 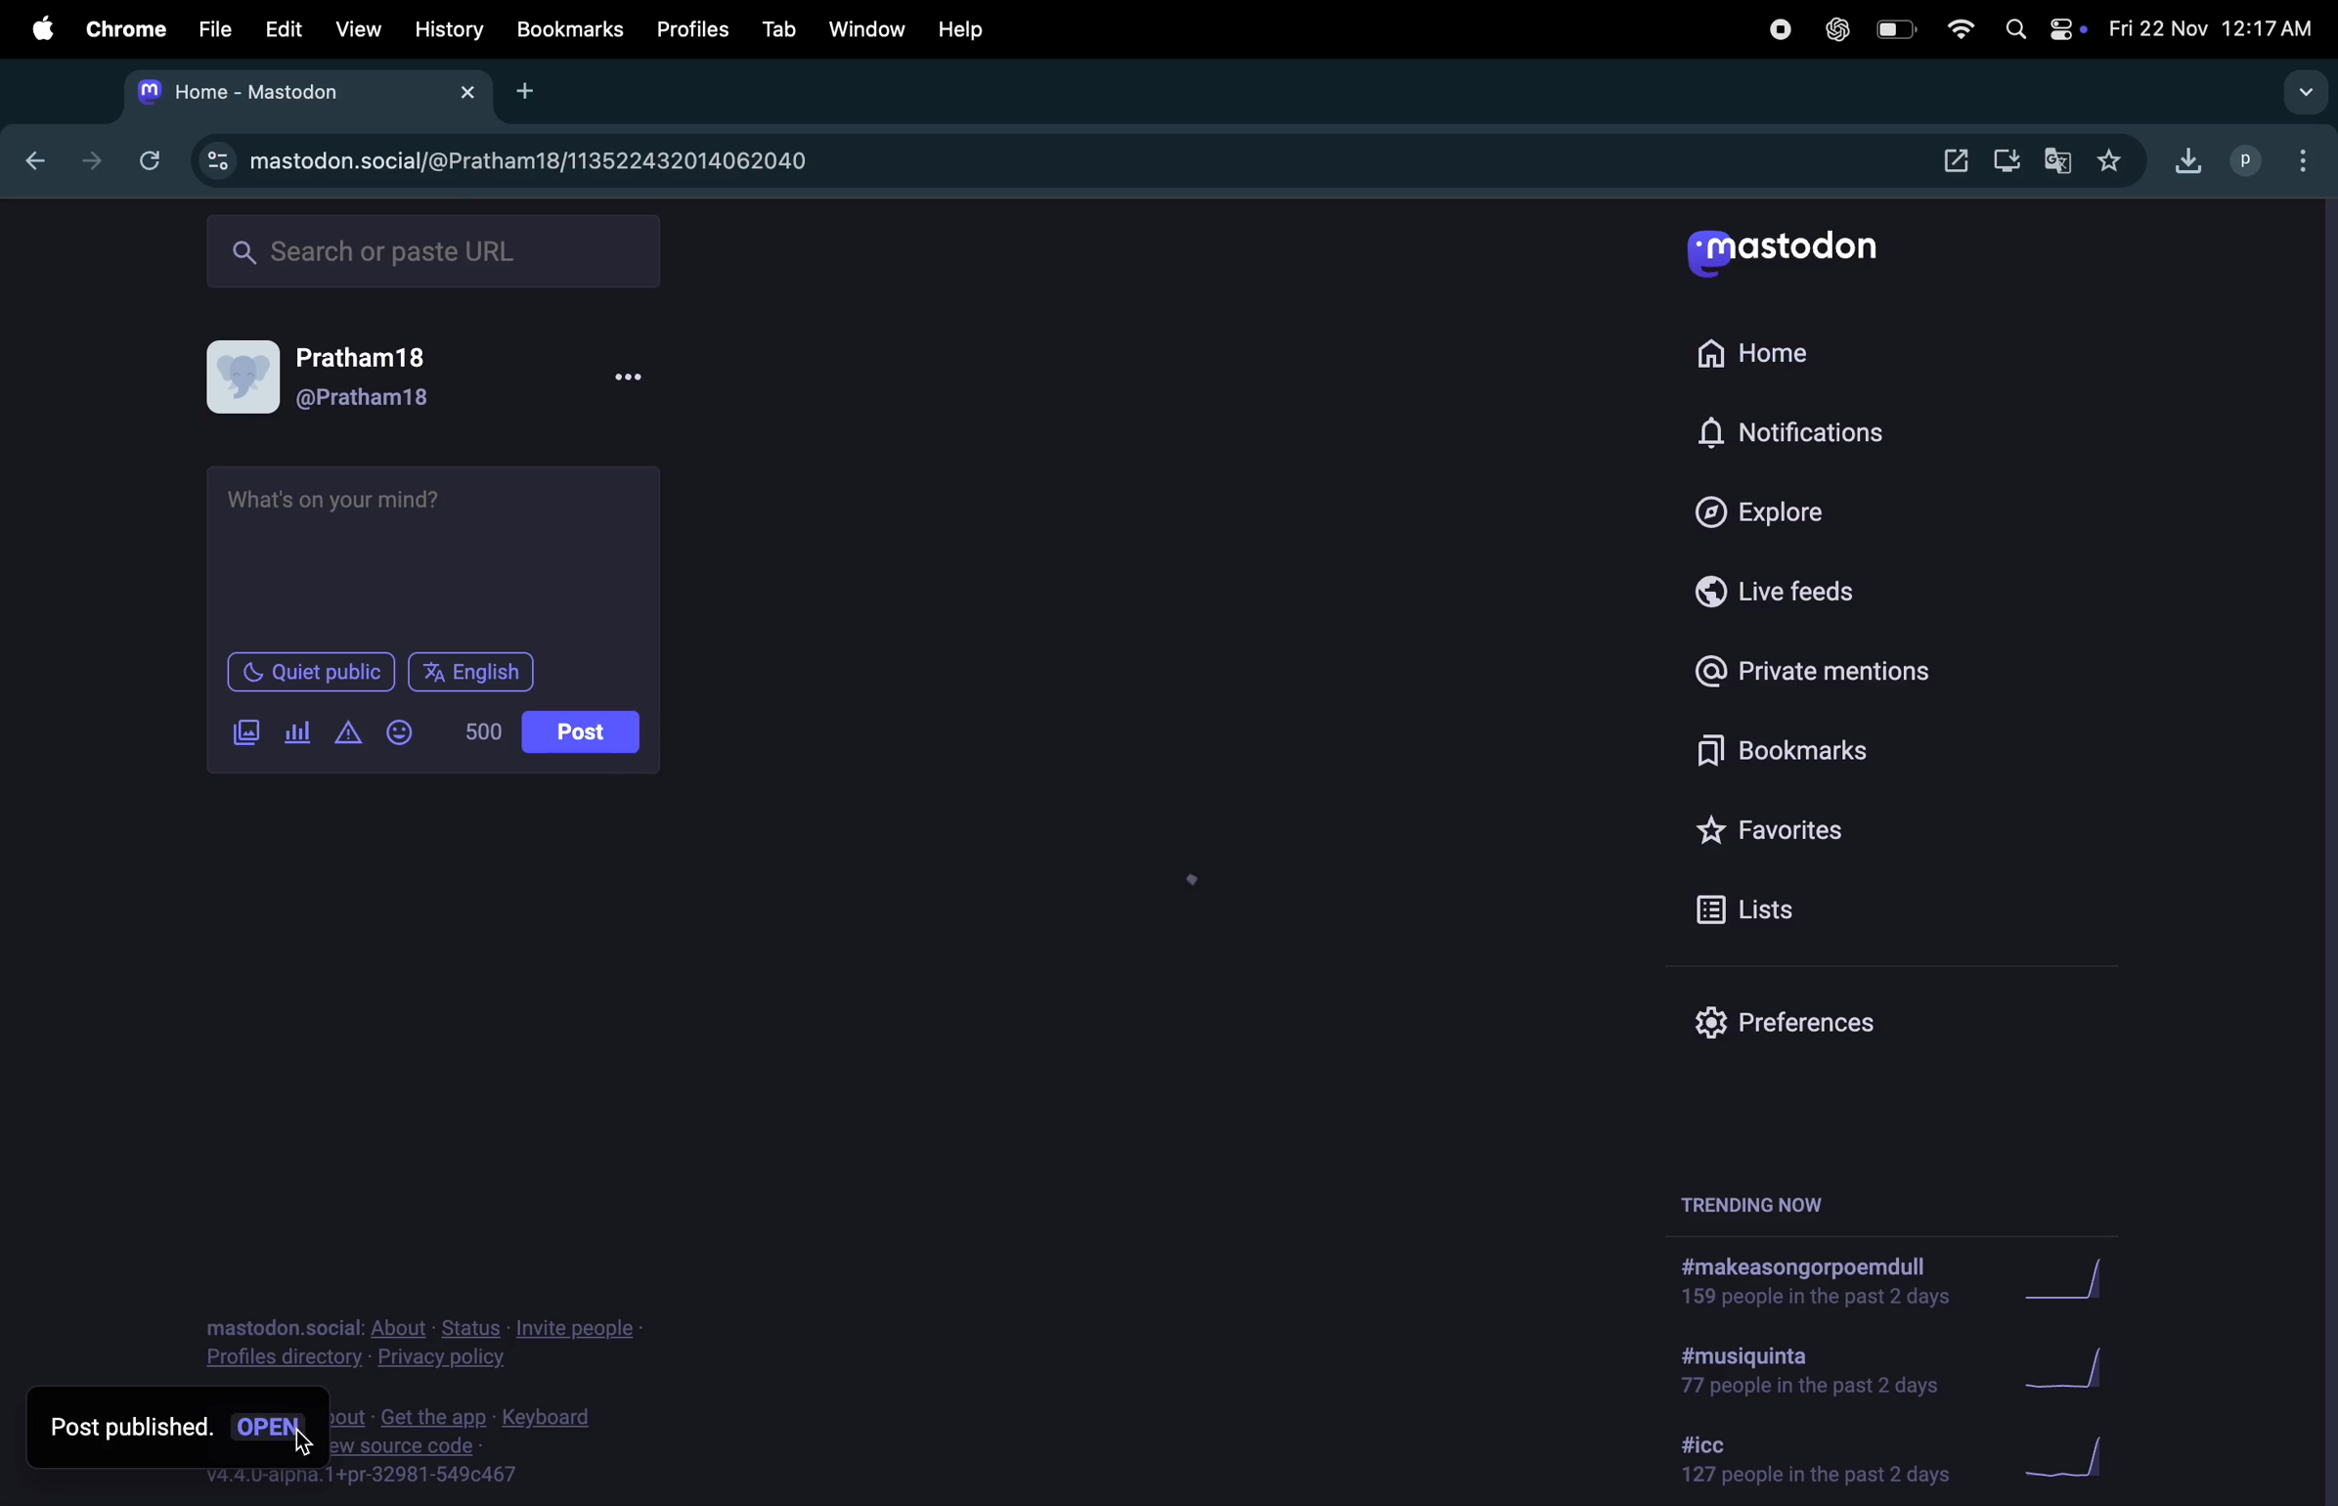 What do you see at coordinates (691, 30) in the screenshot?
I see `profiles` at bounding box center [691, 30].